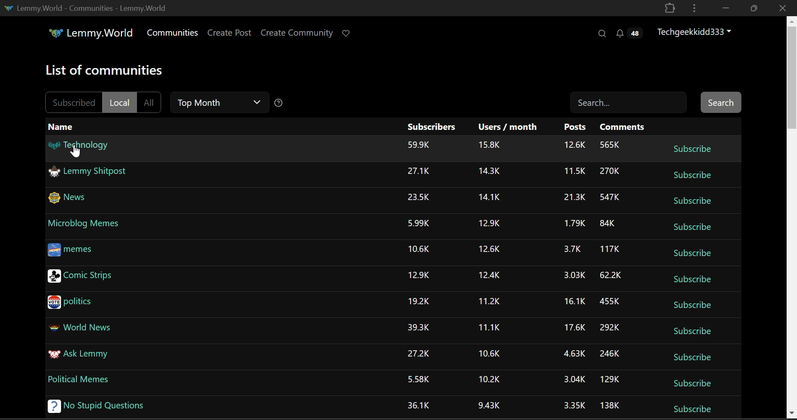 The width and height of the screenshot is (797, 420). I want to click on Subscribe, so click(690, 331).